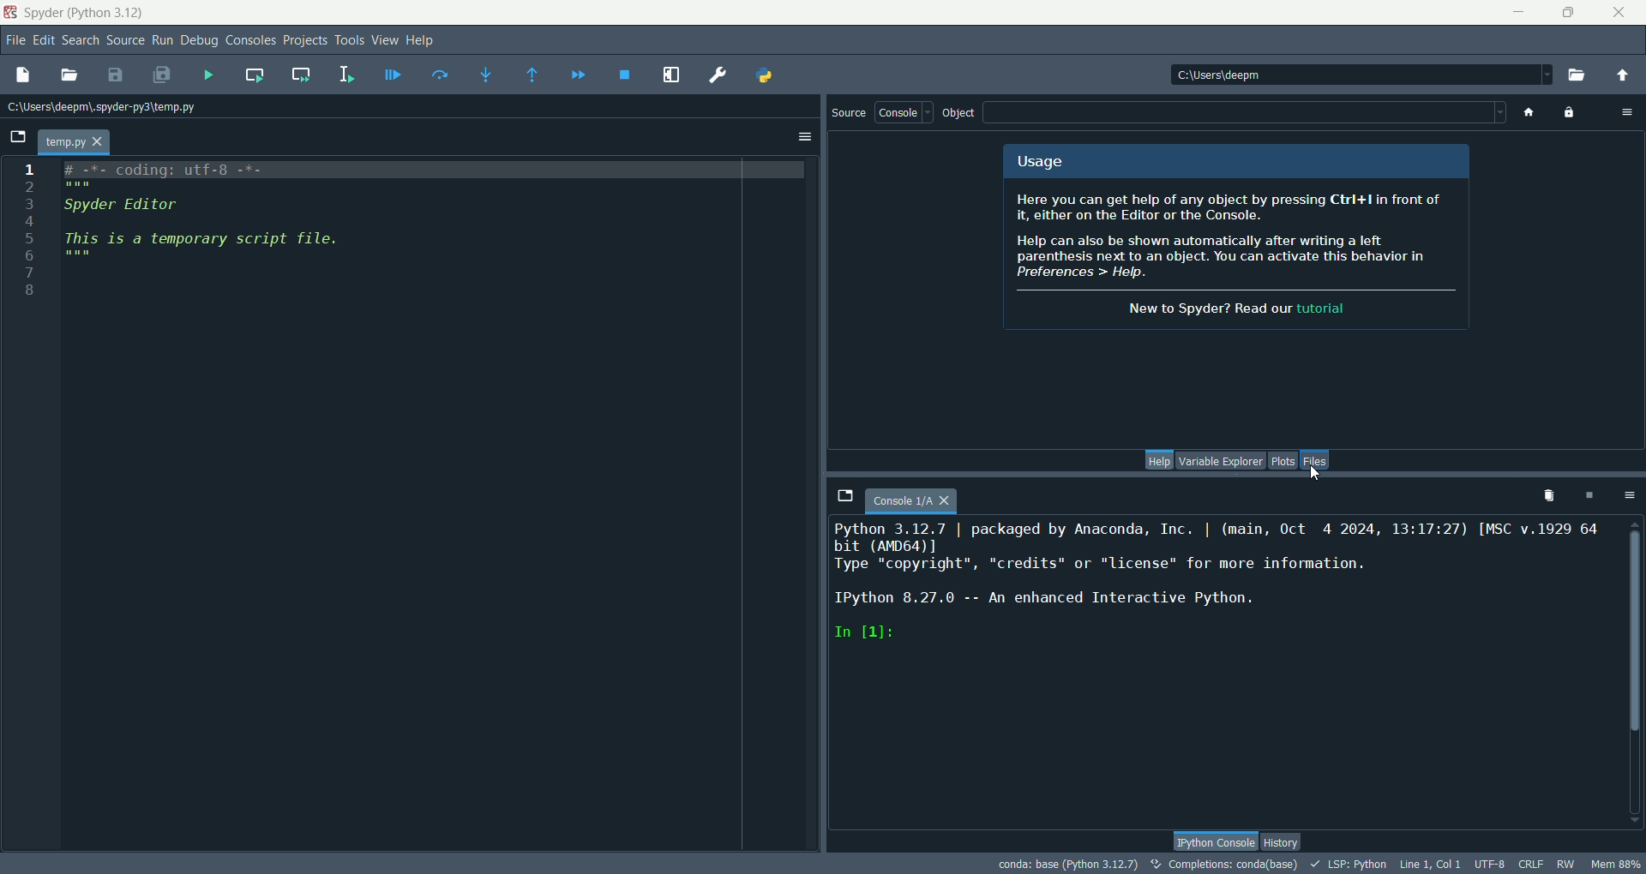 The width and height of the screenshot is (1646, 874). Describe the element at coordinates (1628, 114) in the screenshot. I see `options` at that location.